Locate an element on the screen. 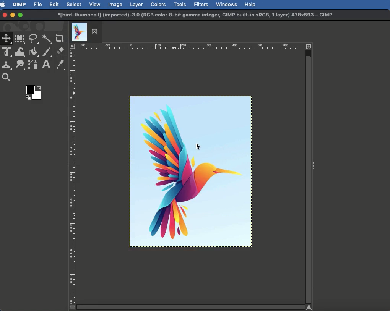  Warp transformation is located at coordinates (20, 51).